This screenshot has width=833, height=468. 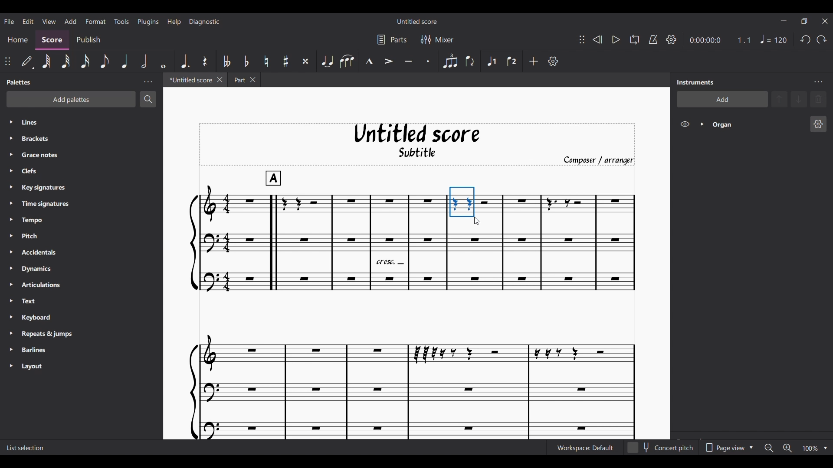 What do you see at coordinates (369, 62) in the screenshot?
I see `Marcato` at bounding box center [369, 62].